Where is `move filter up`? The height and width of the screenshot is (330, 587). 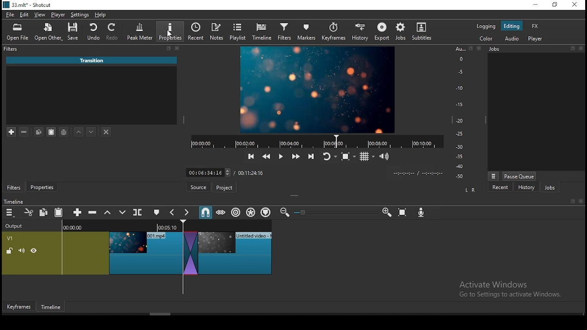 move filter up is located at coordinates (80, 132).